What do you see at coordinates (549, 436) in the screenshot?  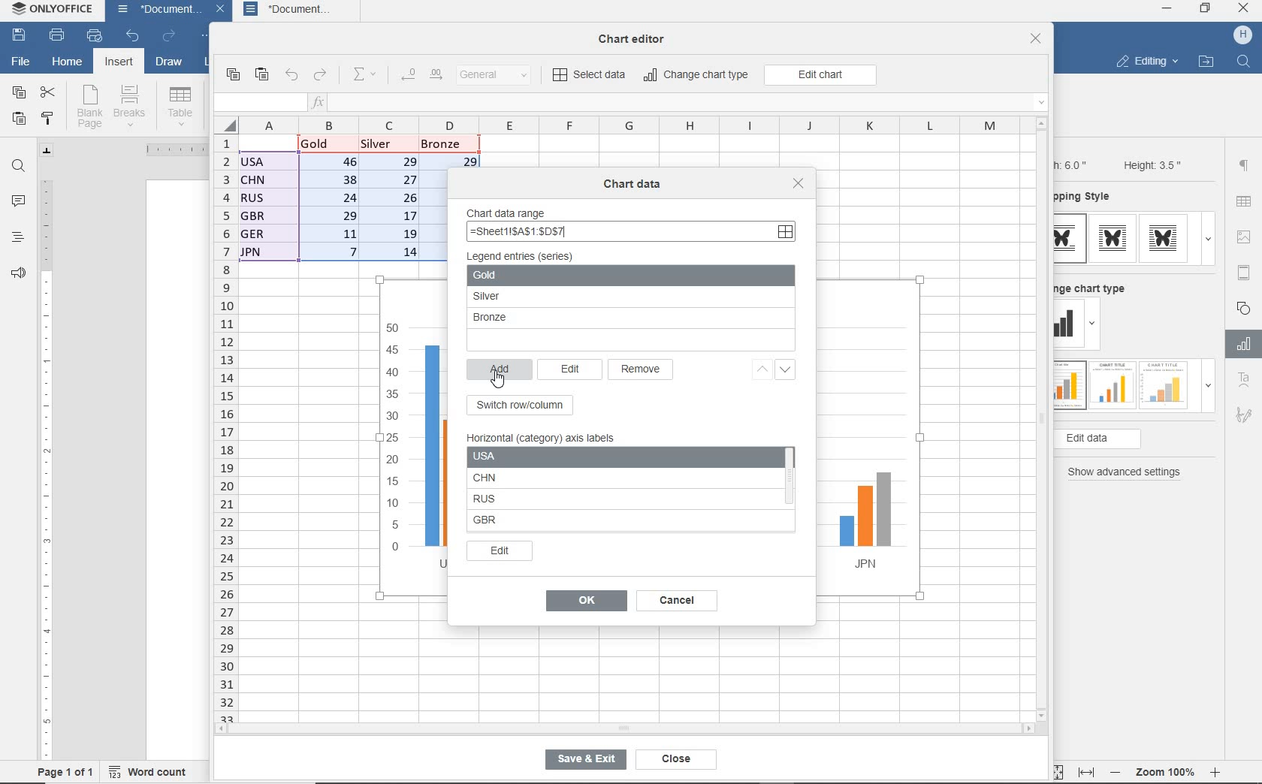 I see `horizontal (category) axis label` at bounding box center [549, 436].